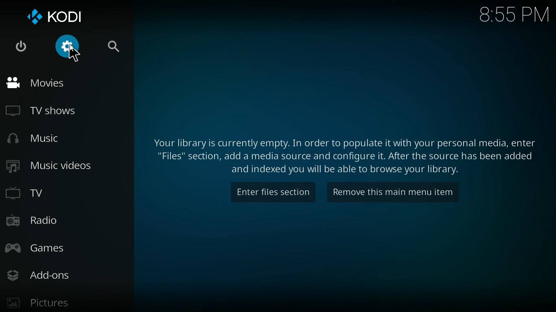 The width and height of the screenshot is (556, 312). Describe the element at coordinates (512, 16) in the screenshot. I see `time` at that location.